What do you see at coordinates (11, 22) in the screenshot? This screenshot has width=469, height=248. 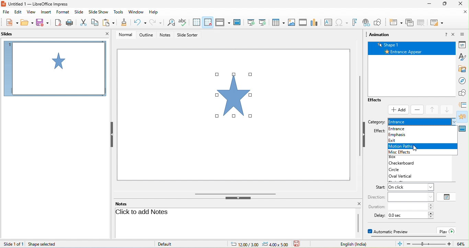 I see `new` at bounding box center [11, 22].